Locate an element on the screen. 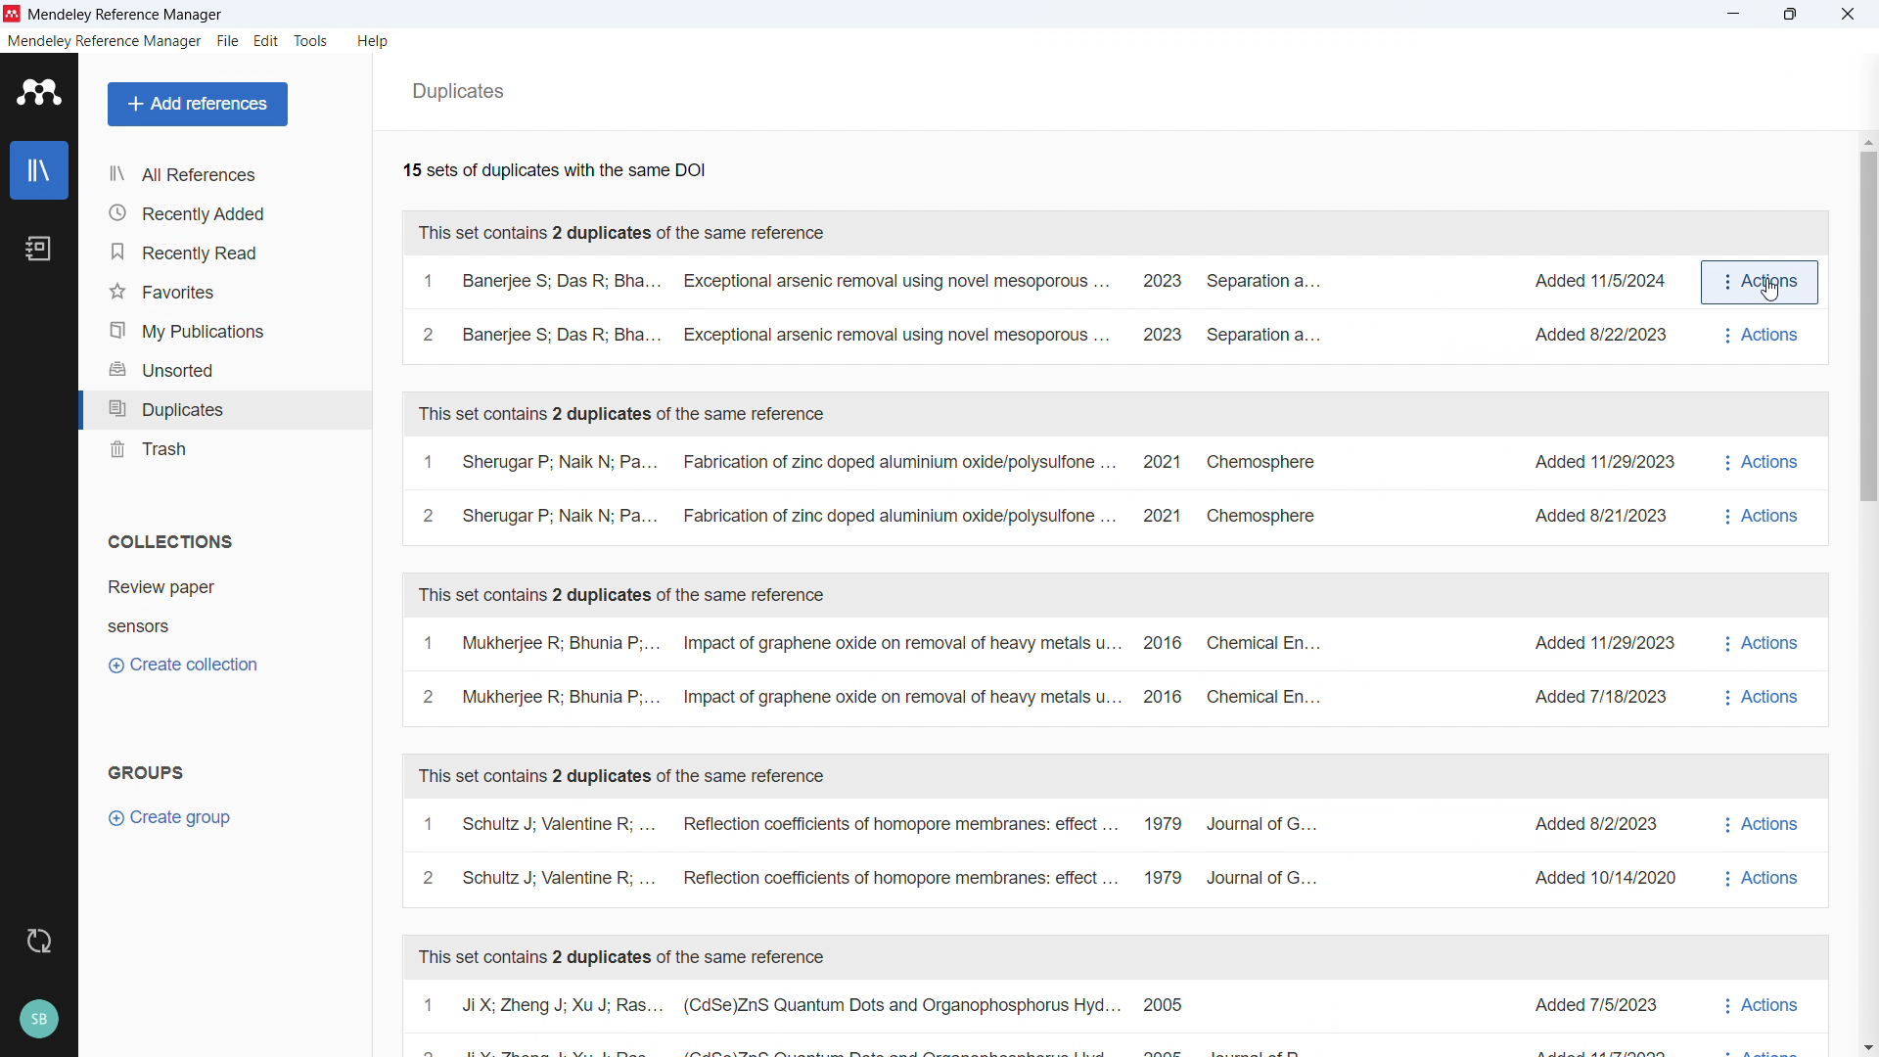 This screenshot has height=1057, width=1879. Added 8/2/2023 is located at coordinates (1581, 820).